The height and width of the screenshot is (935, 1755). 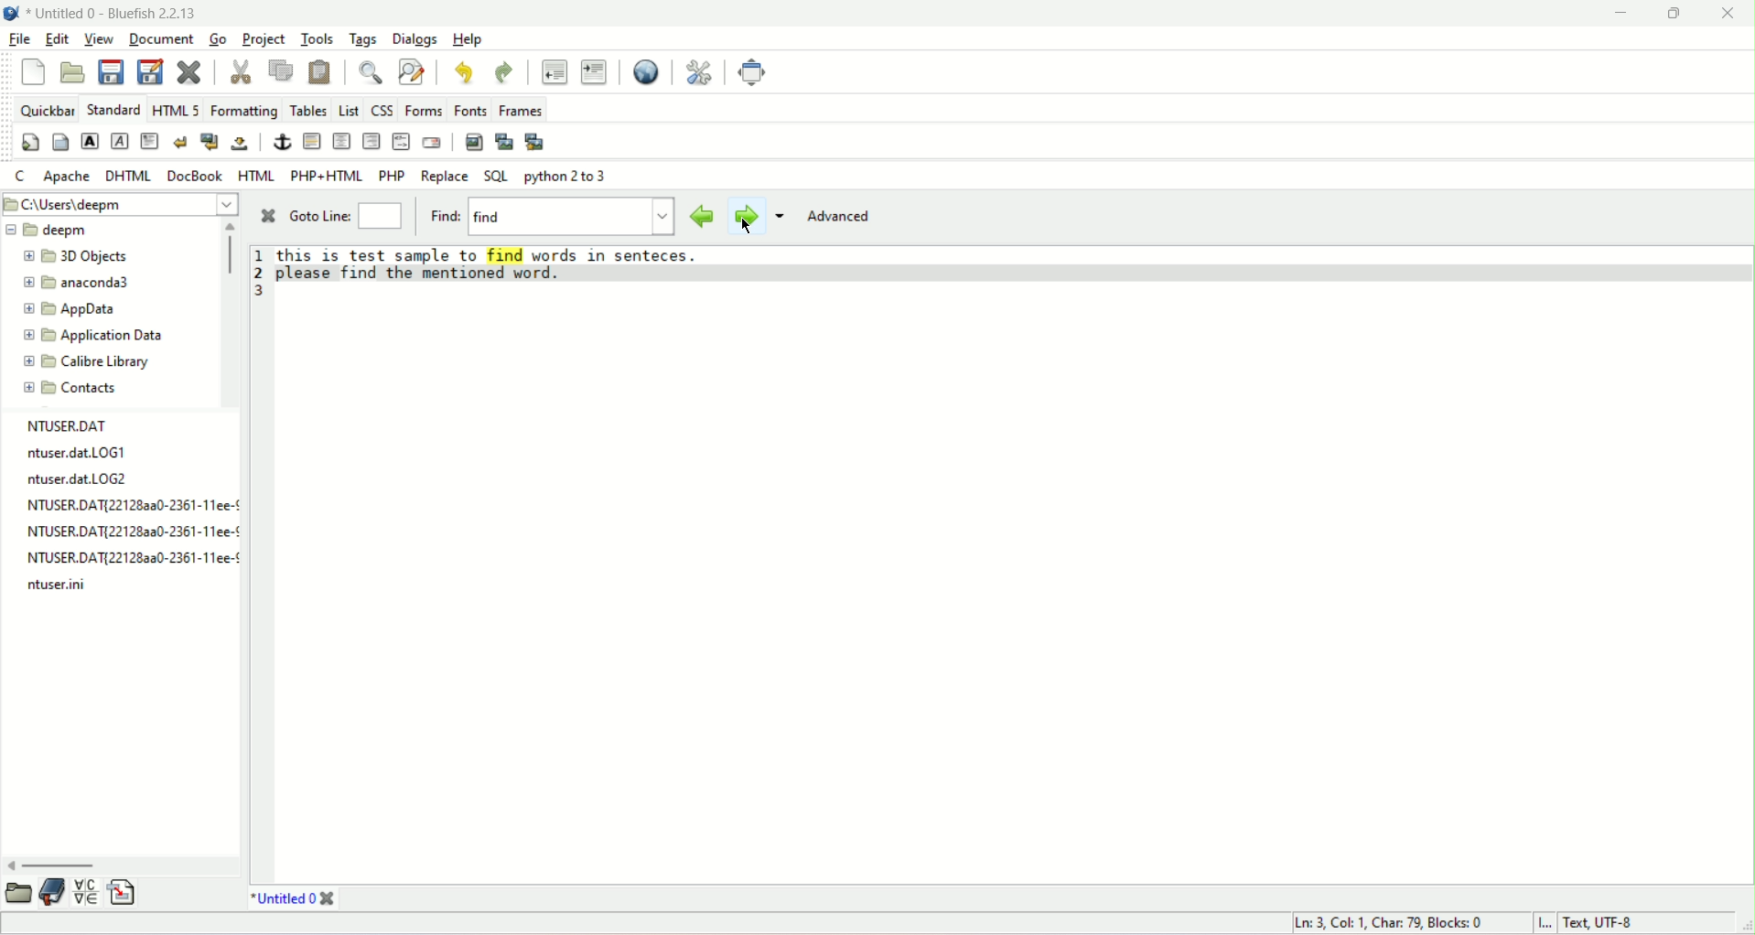 What do you see at coordinates (840, 220) in the screenshot?
I see `advanced` at bounding box center [840, 220].